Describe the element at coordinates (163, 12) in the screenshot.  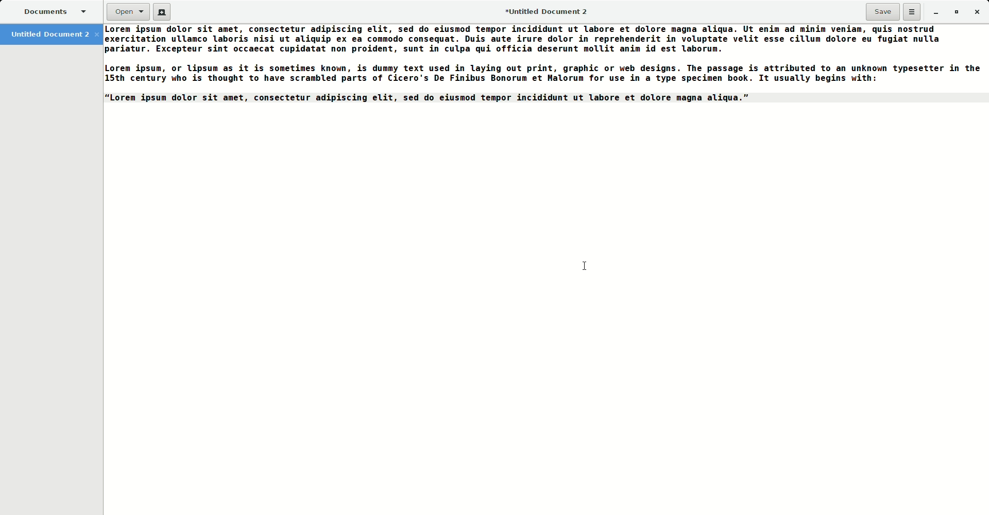
I see `New` at that location.